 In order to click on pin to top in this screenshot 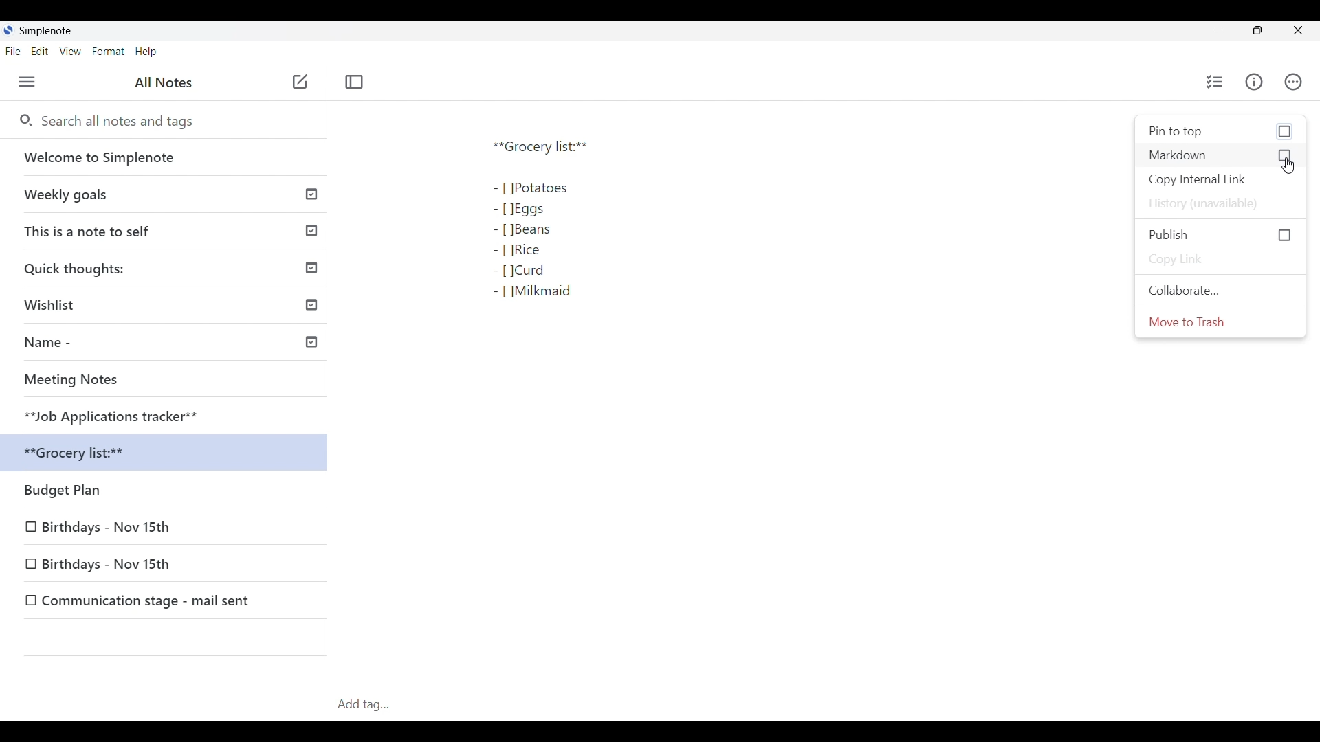, I will do `click(1222, 132)`.